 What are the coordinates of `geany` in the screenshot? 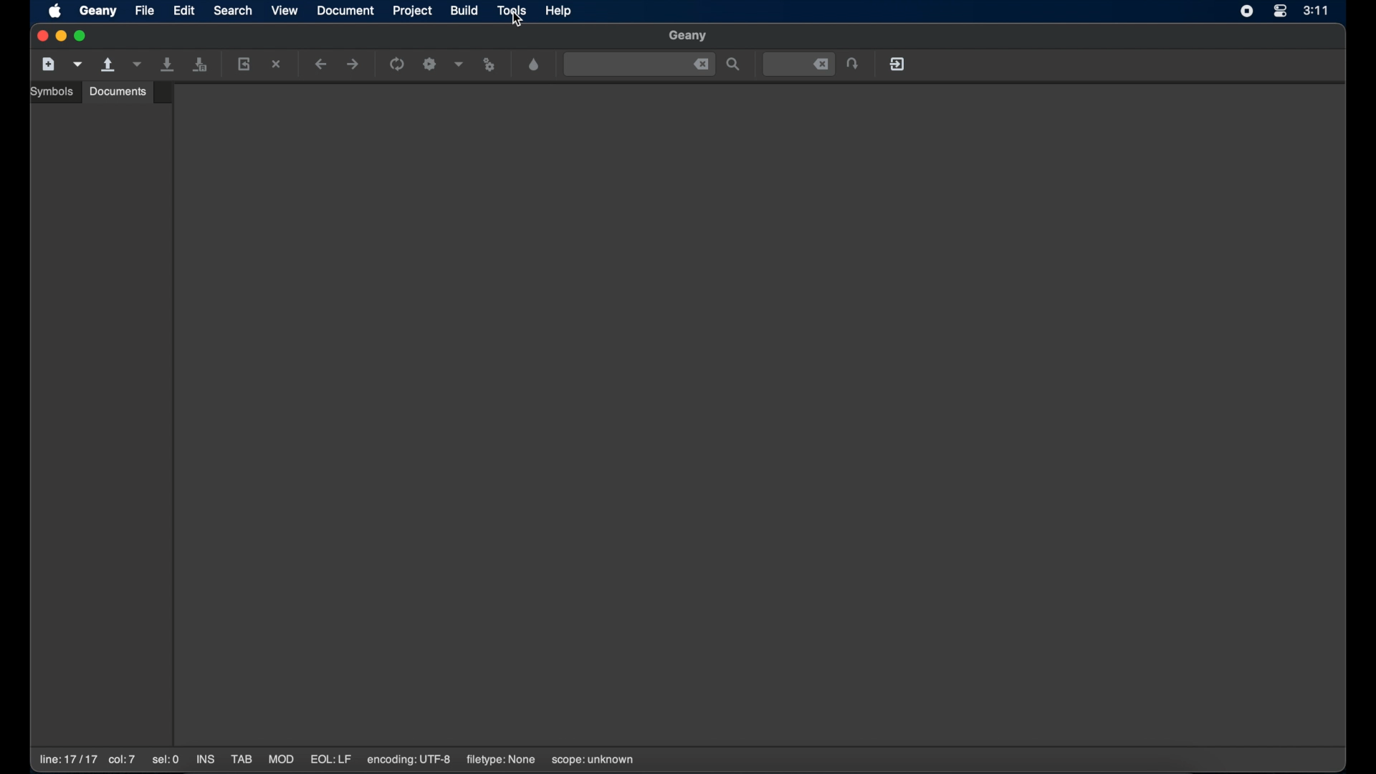 It's located at (689, 37).